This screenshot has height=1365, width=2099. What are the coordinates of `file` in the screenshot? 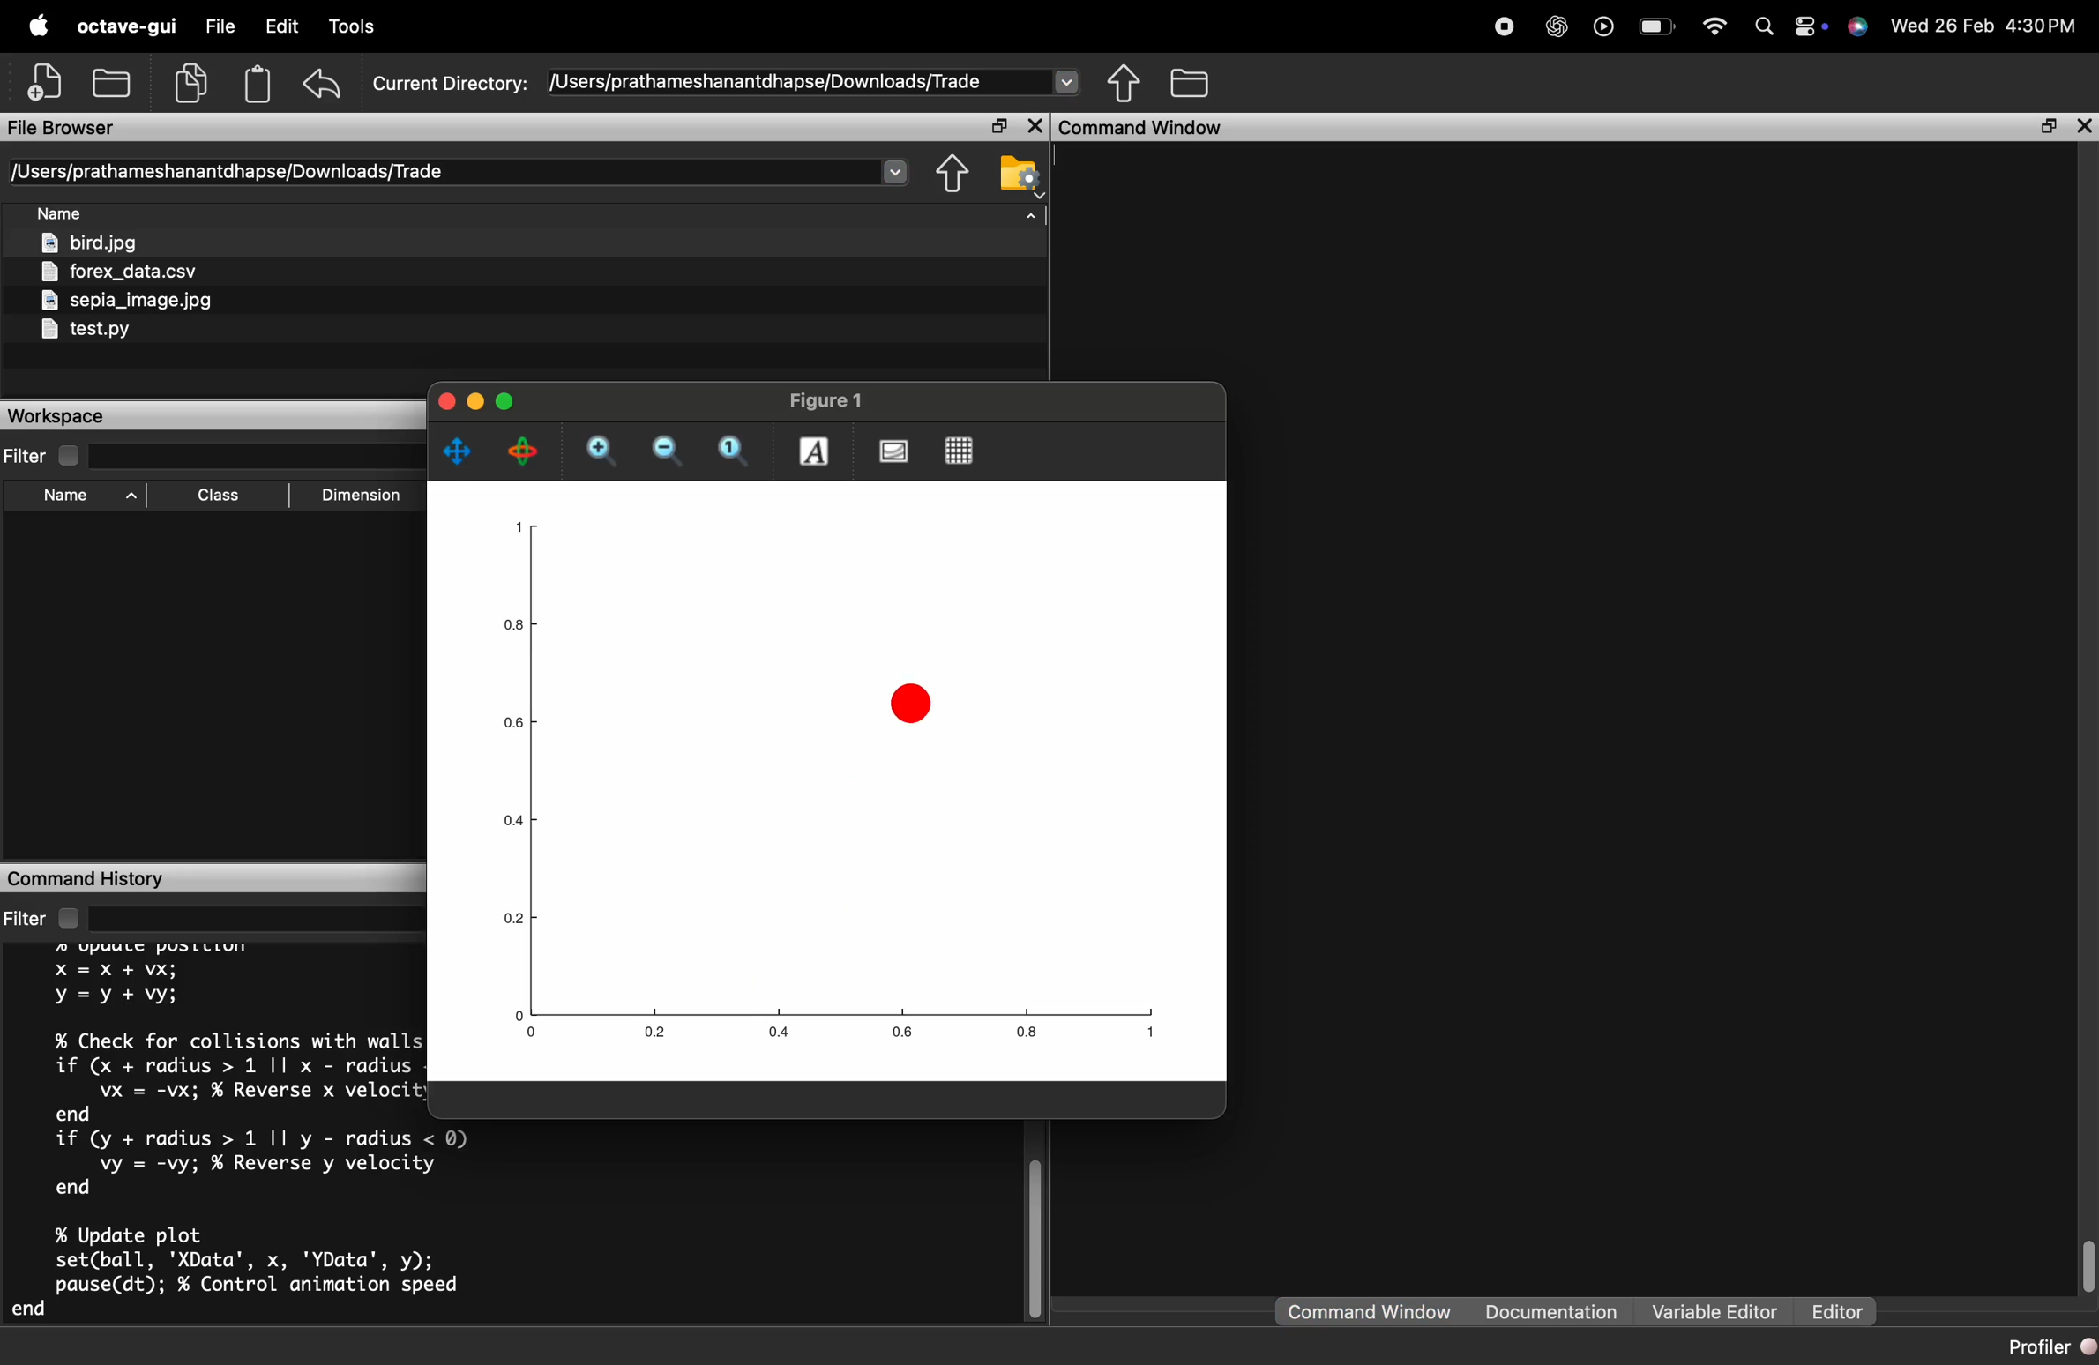 It's located at (220, 25).